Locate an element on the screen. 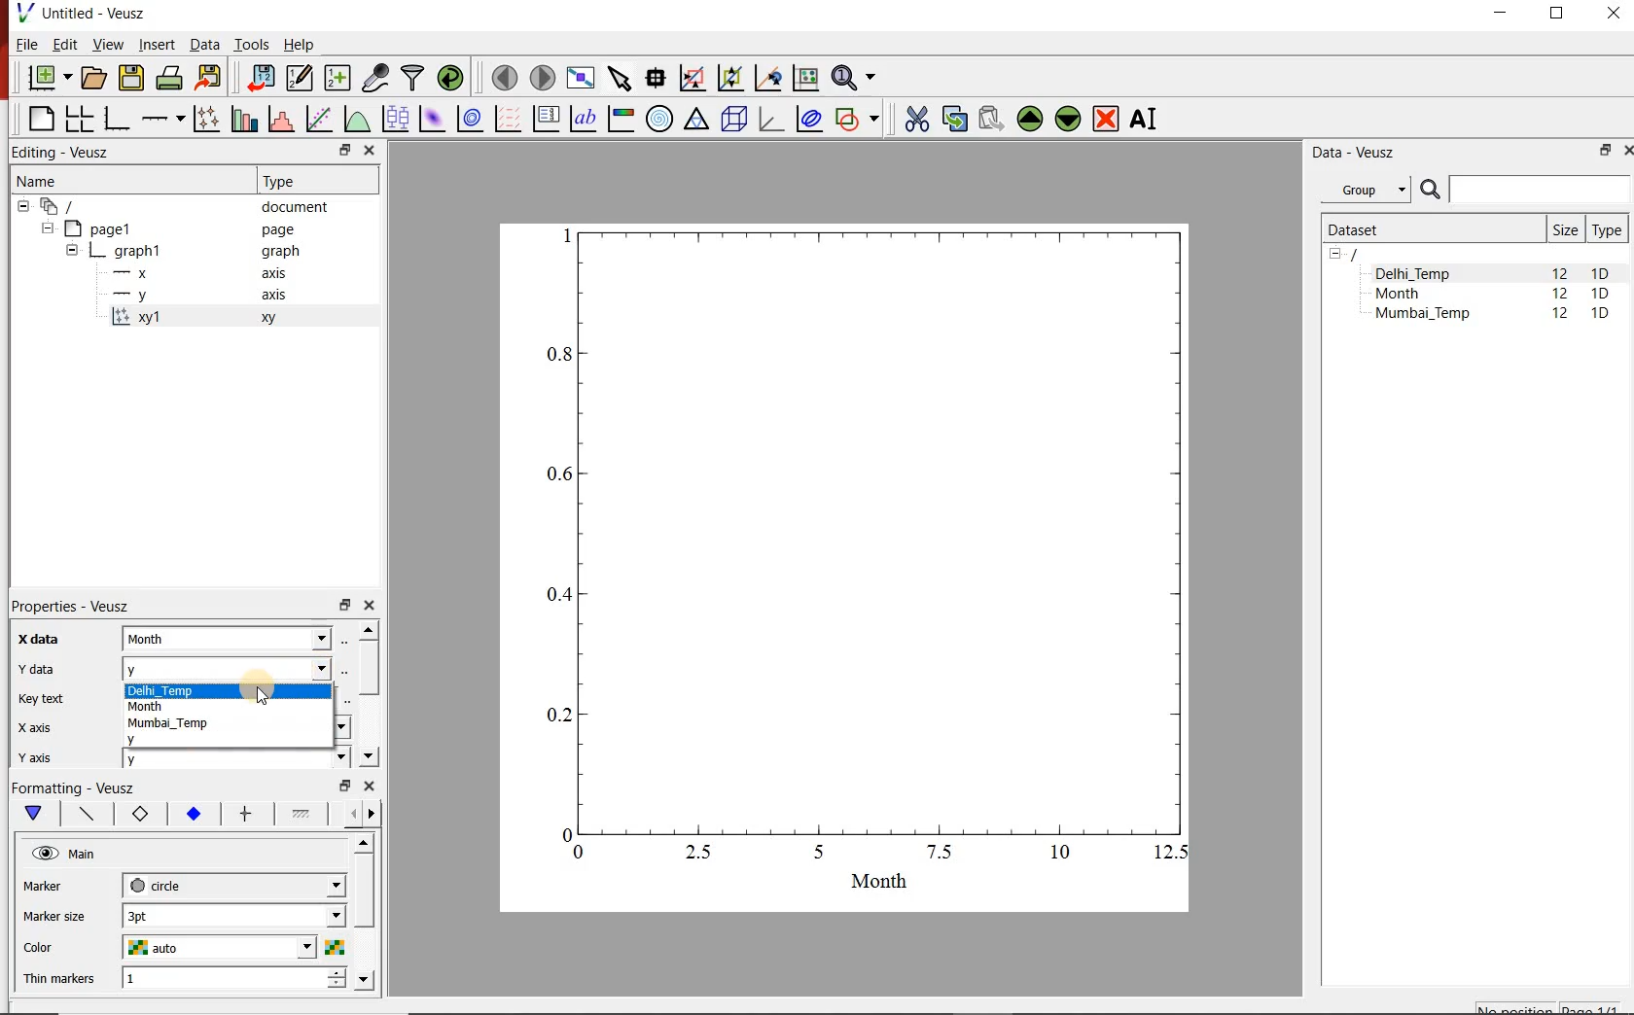 The width and height of the screenshot is (1634, 1015). 1D is located at coordinates (1600, 295).